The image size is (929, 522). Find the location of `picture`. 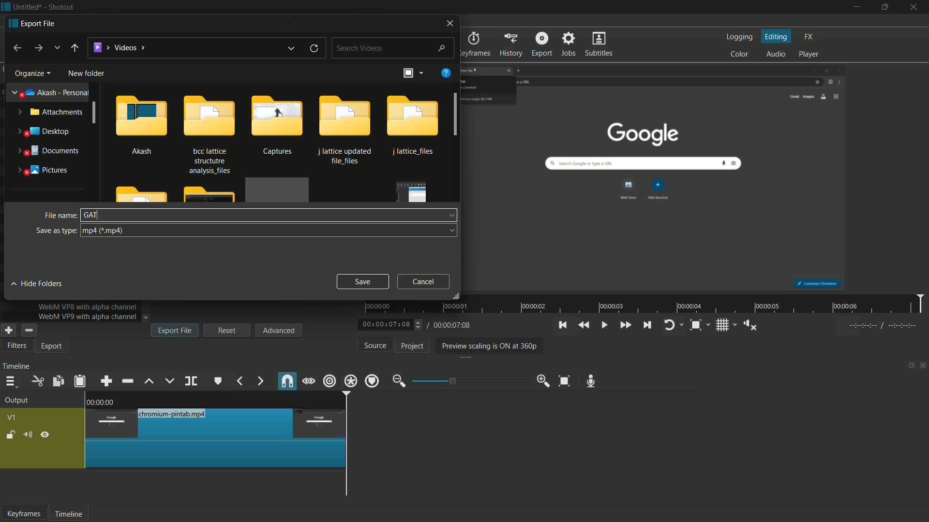

picture is located at coordinates (42, 171).